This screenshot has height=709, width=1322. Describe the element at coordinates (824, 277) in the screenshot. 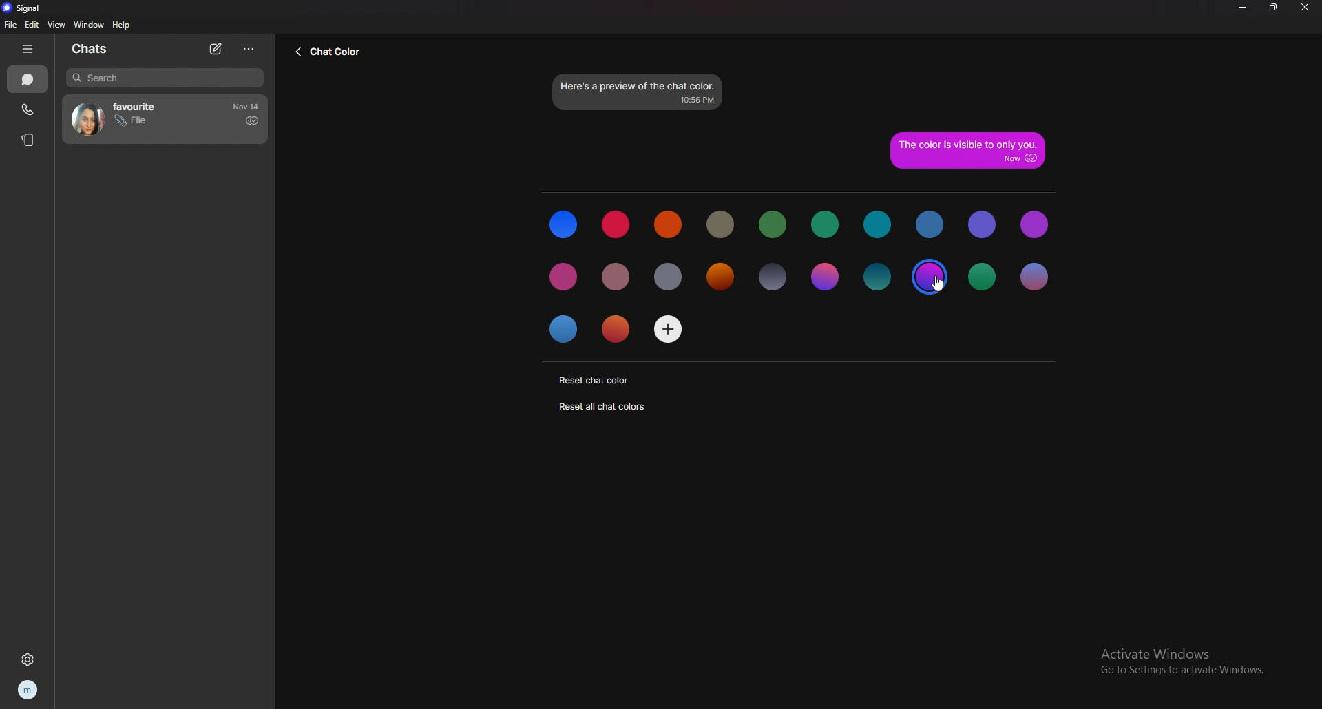

I see `color` at that location.